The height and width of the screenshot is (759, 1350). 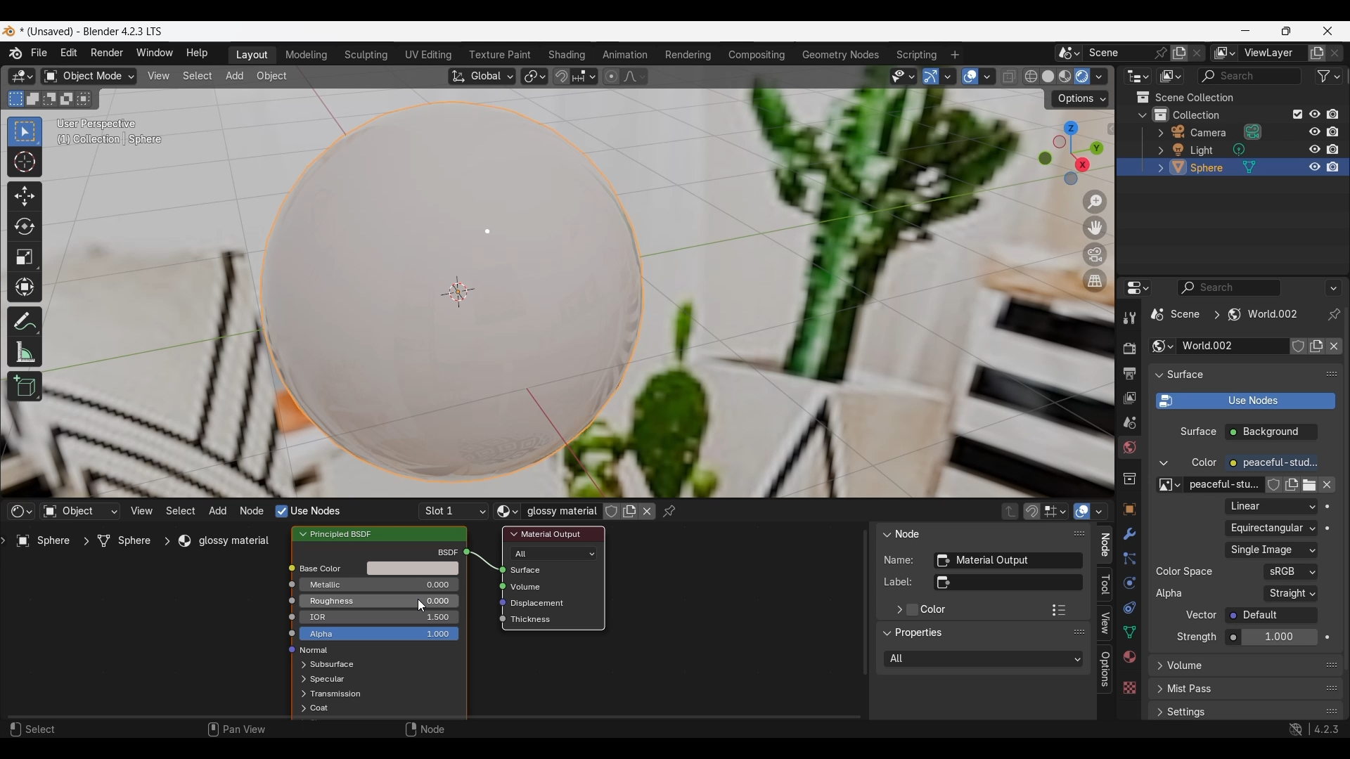 I want to click on Compositing workspace, so click(x=756, y=55).